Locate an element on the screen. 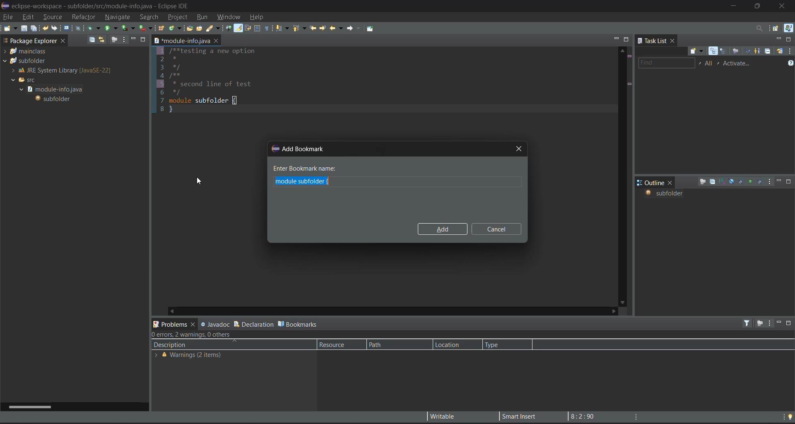 This screenshot has height=424, width=795. window is located at coordinates (231, 17).